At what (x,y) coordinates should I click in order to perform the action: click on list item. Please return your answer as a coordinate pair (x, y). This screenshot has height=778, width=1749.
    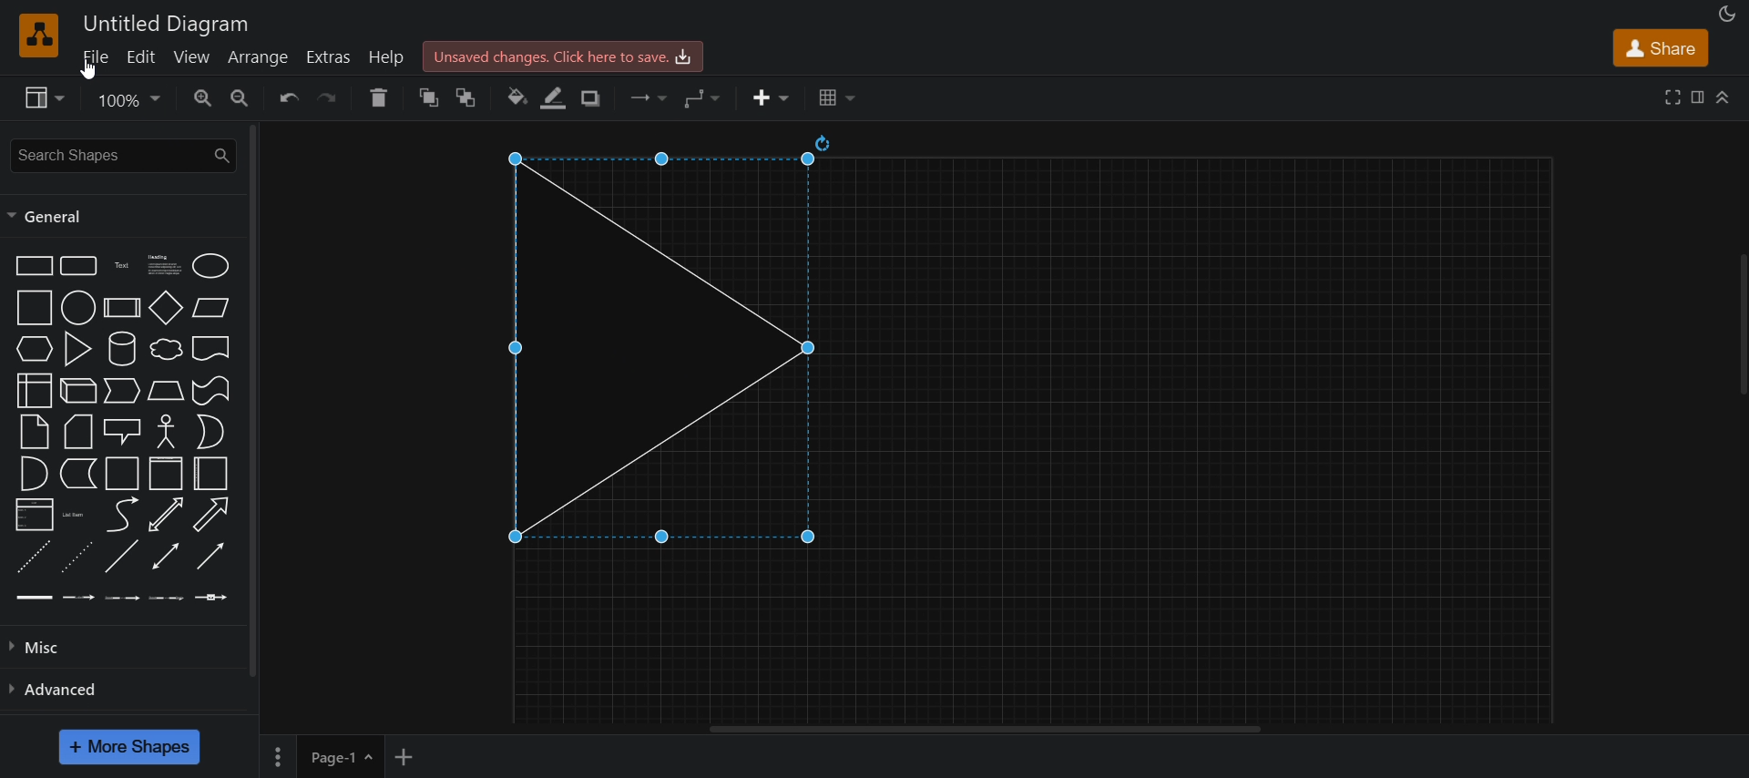
    Looking at the image, I should click on (74, 515).